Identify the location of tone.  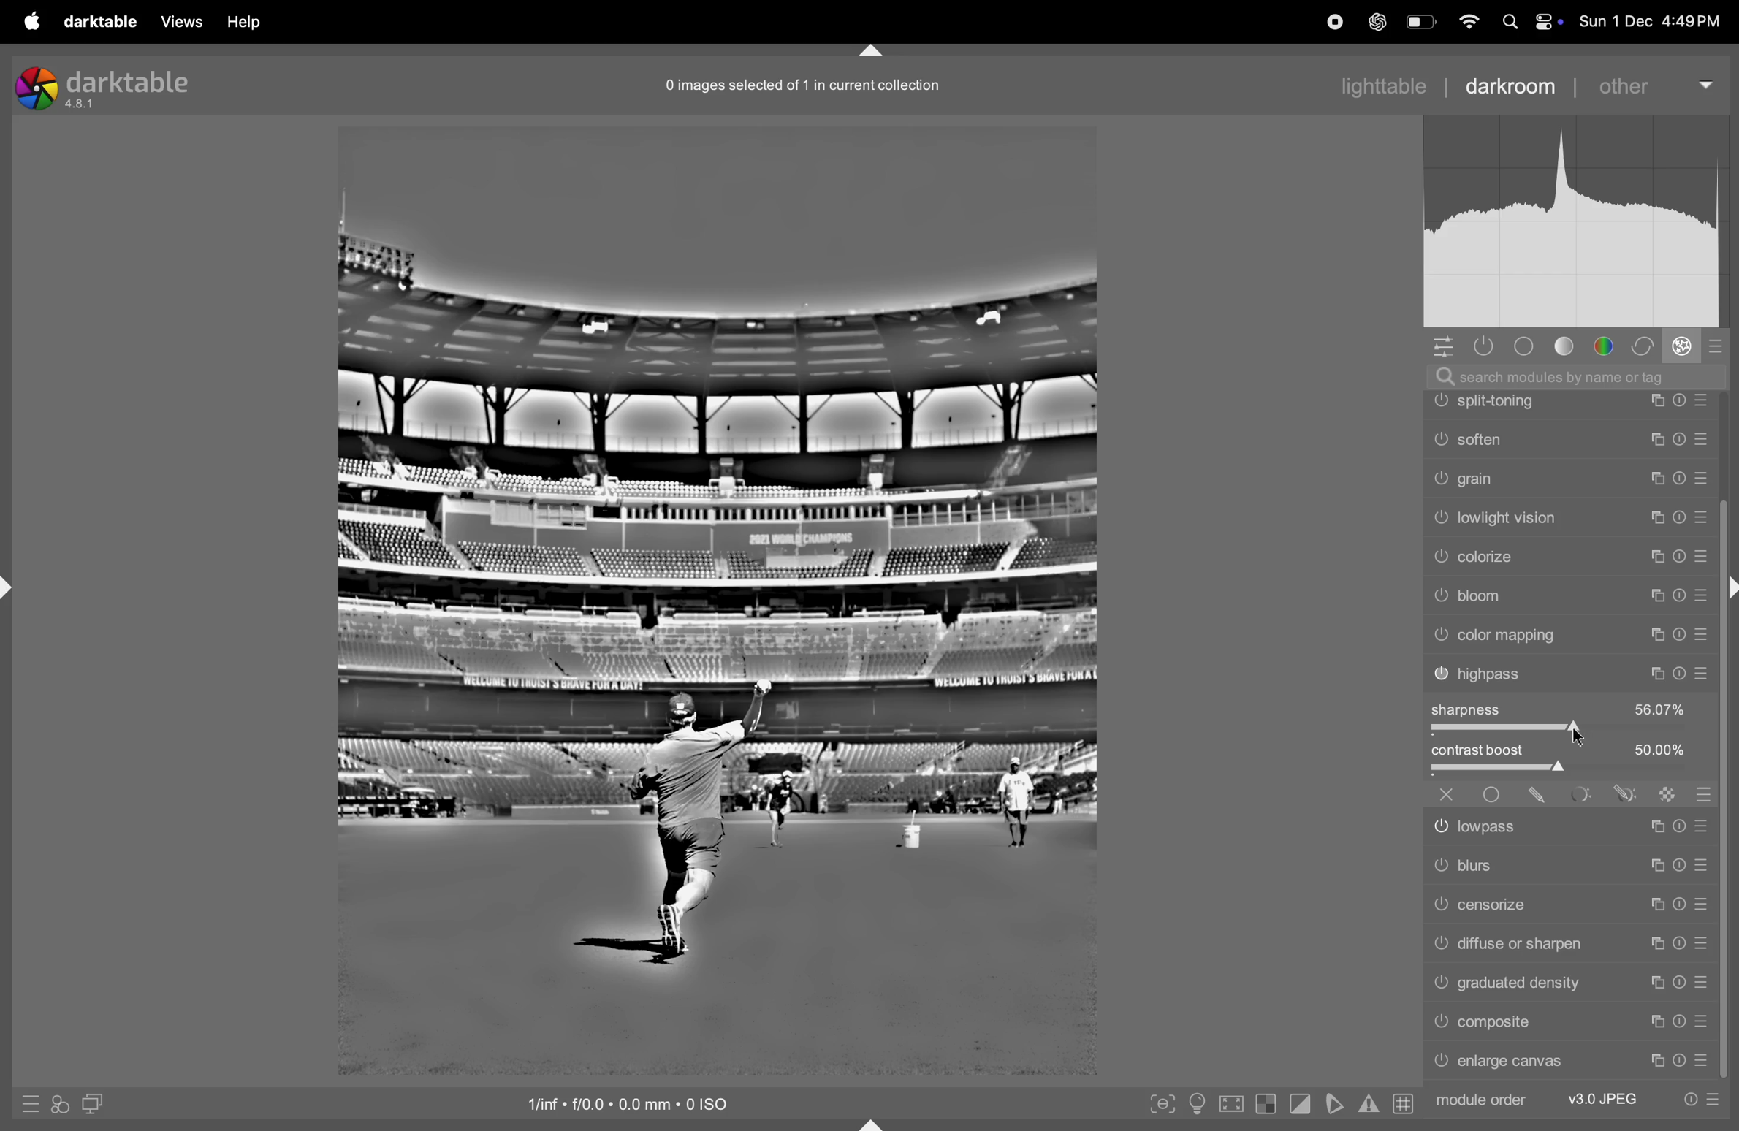
(1571, 346).